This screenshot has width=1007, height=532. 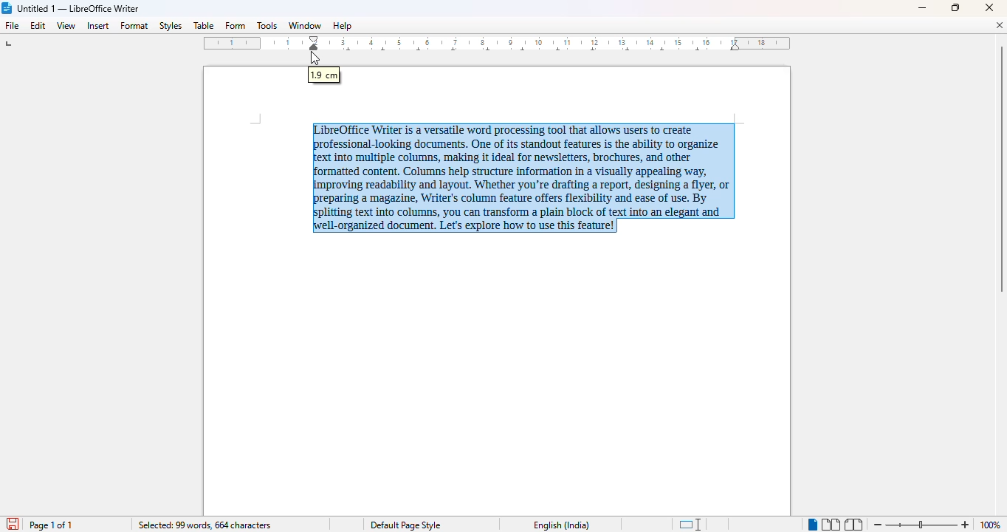 I want to click on multi-page view, so click(x=831, y=525).